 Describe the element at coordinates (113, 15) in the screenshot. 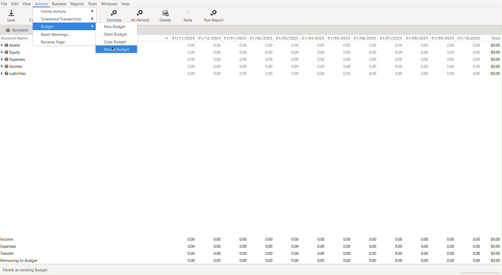

I see `Estimate` at that location.